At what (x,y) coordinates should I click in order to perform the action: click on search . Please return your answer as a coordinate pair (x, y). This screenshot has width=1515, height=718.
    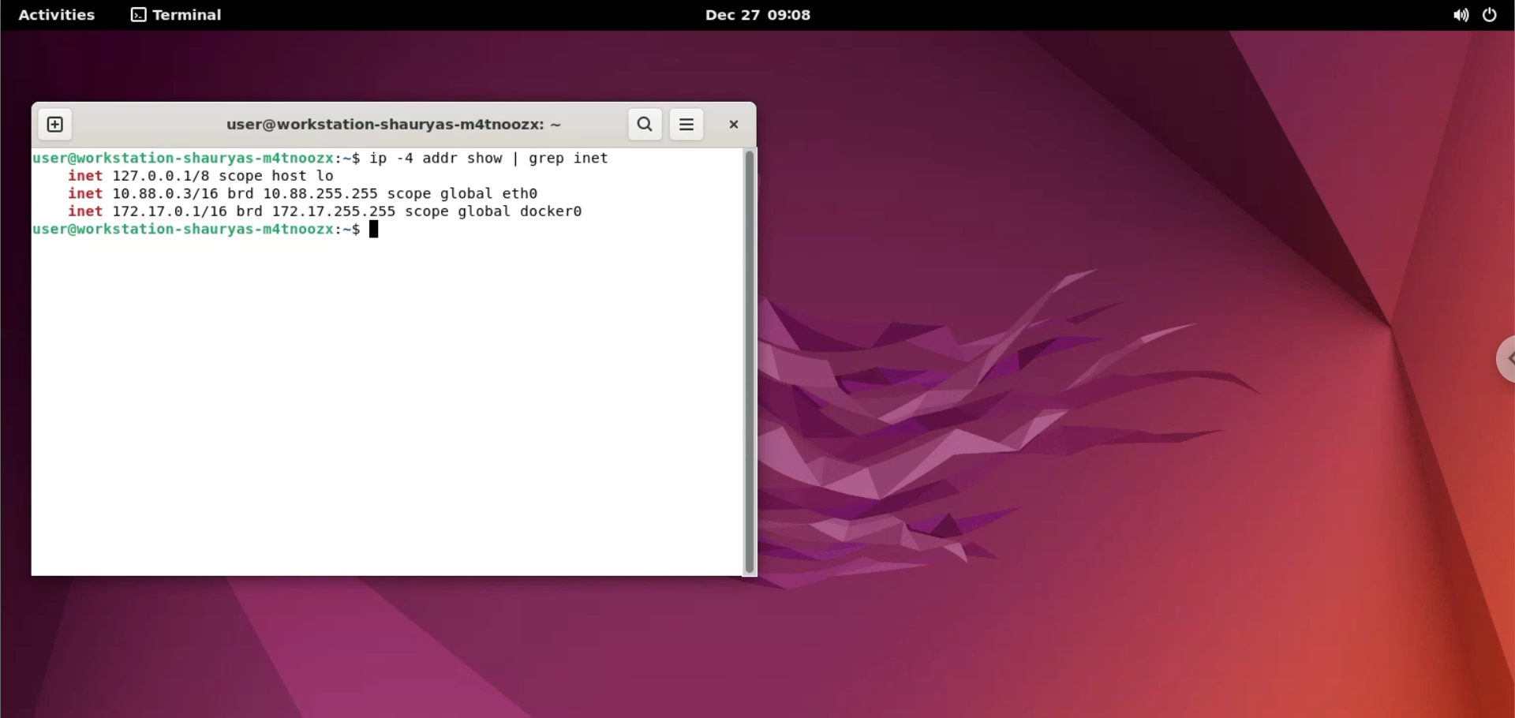
    Looking at the image, I should click on (645, 124).